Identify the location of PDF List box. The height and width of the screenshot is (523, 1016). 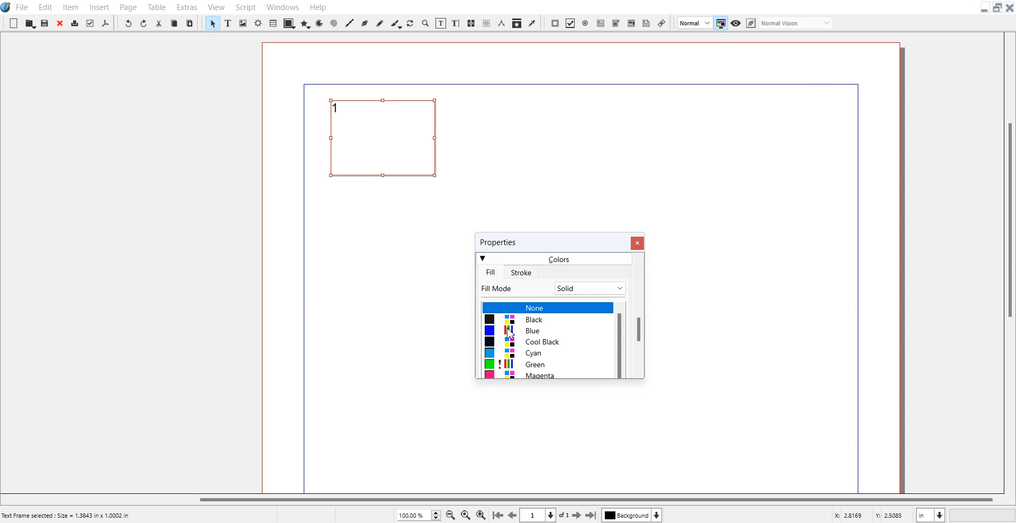
(631, 23).